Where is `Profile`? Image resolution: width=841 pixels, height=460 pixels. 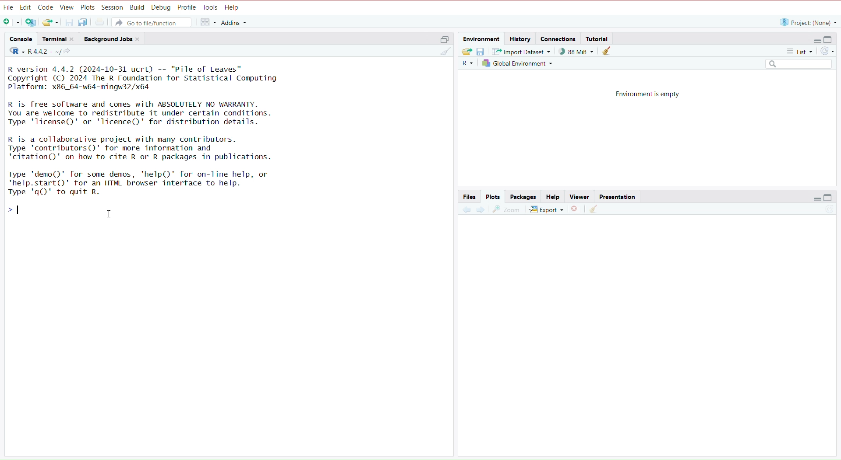 Profile is located at coordinates (187, 7).